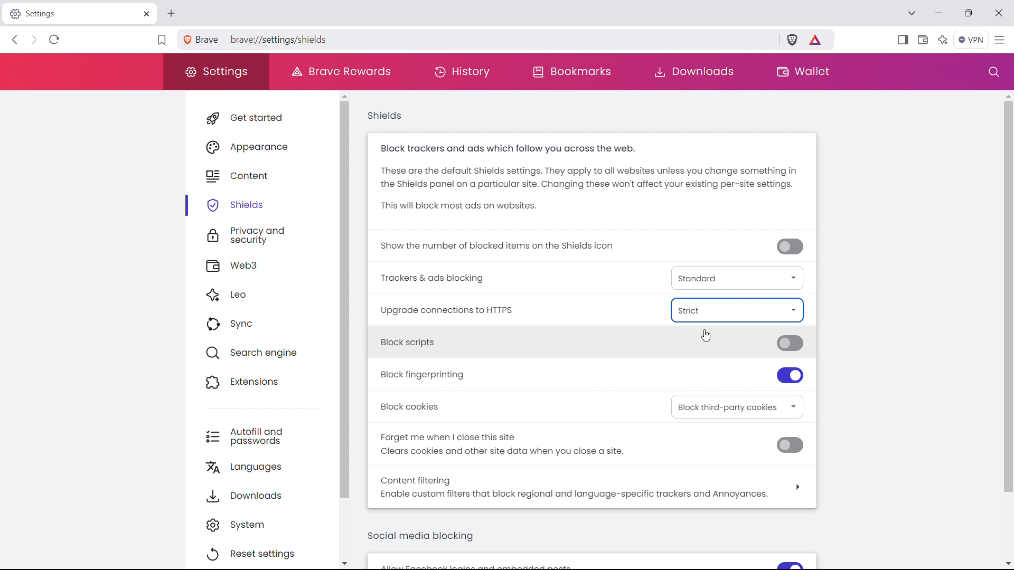  I want to click on scroll up, so click(1007, 95).